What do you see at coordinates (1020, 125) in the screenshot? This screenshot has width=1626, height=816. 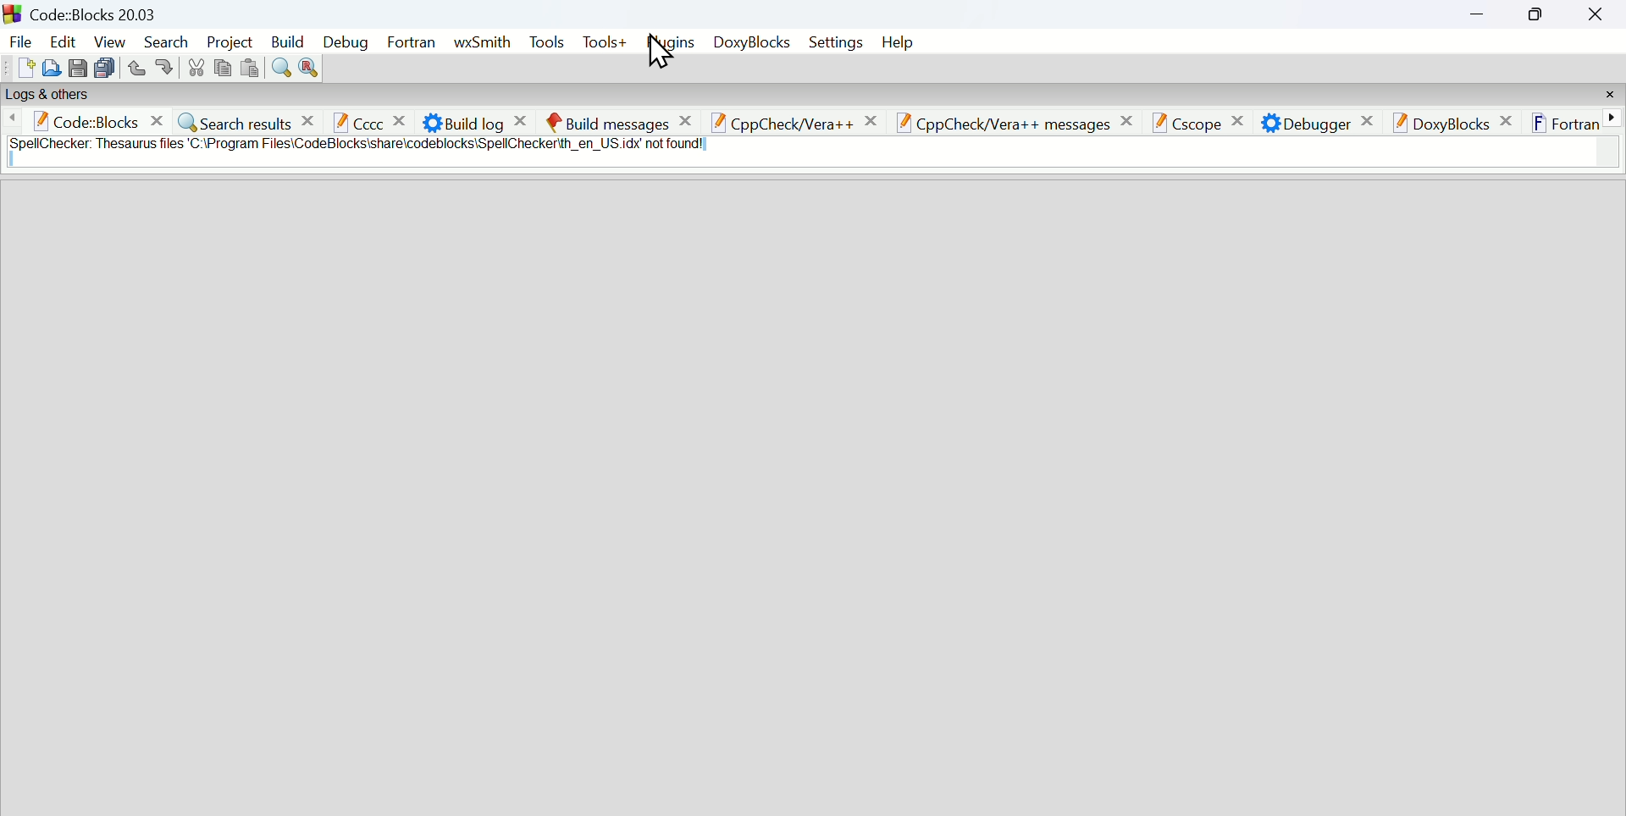 I see ` CppCheck/Vera++ messages` at bounding box center [1020, 125].